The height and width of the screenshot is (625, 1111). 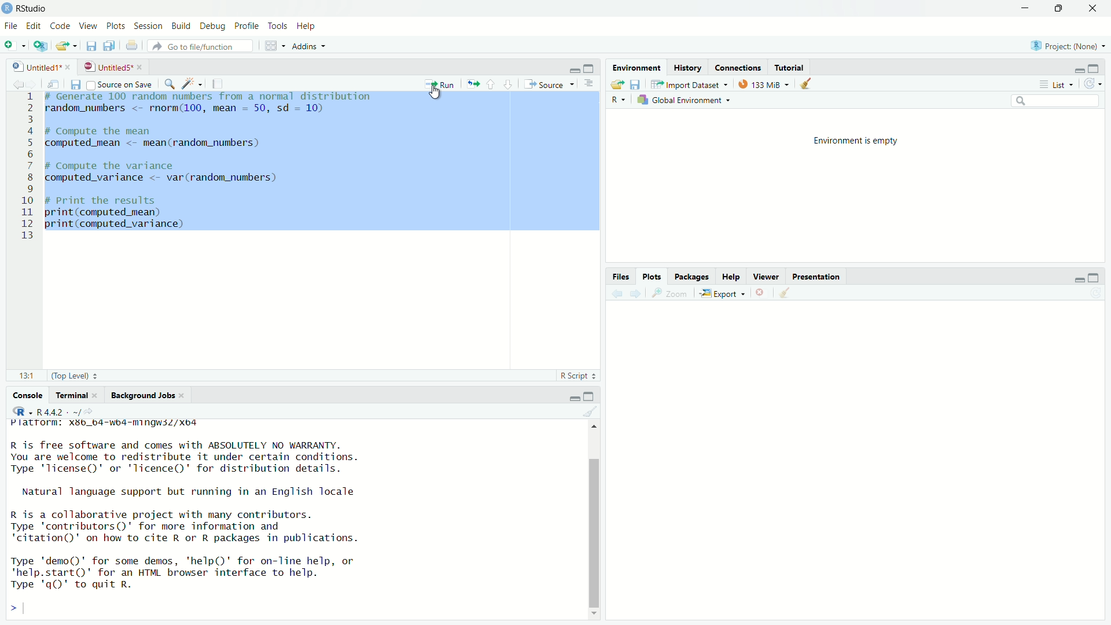 What do you see at coordinates (211, 97) in the screenshot?
I see `# generate 100 random numbers from a normal distribution` at bounding box center [211, 97].